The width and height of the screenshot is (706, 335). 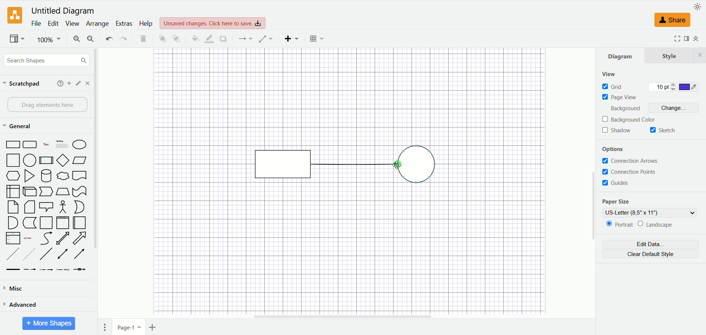 What do you see at coordinates (21, 83) in the screenshot?
I see `scratchpad` at bounding box center [21, 83].